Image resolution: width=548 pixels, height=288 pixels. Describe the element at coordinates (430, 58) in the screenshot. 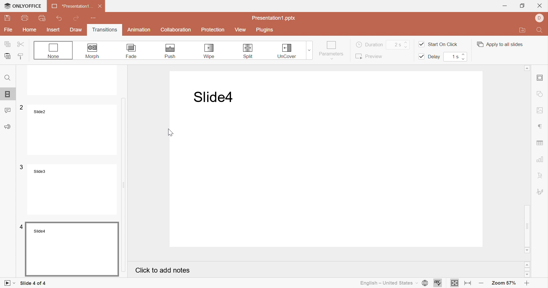

I see `Delay` at that location.